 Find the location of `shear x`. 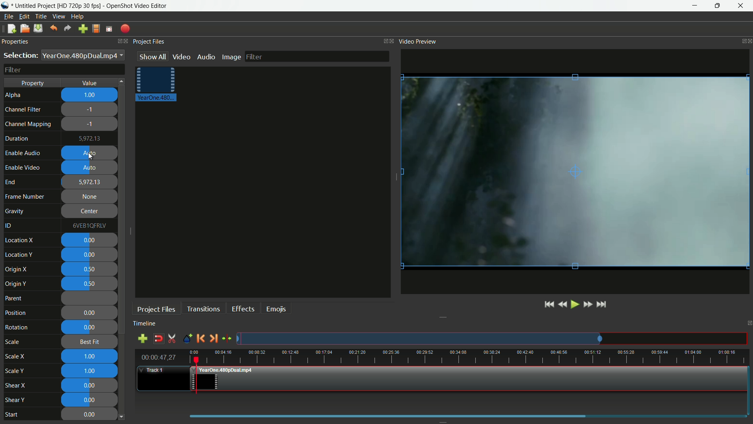

shear x is located at coordinates (16, 386).